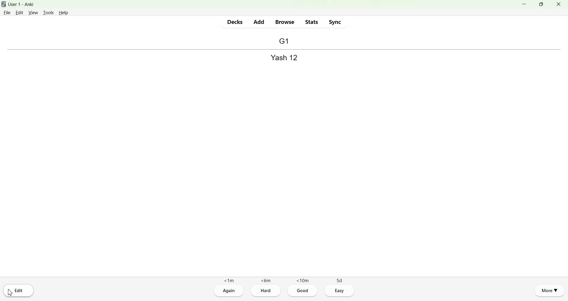  Describe the element at coordinates (525, 4) in the screenshot. I see `Minimize` at that location.